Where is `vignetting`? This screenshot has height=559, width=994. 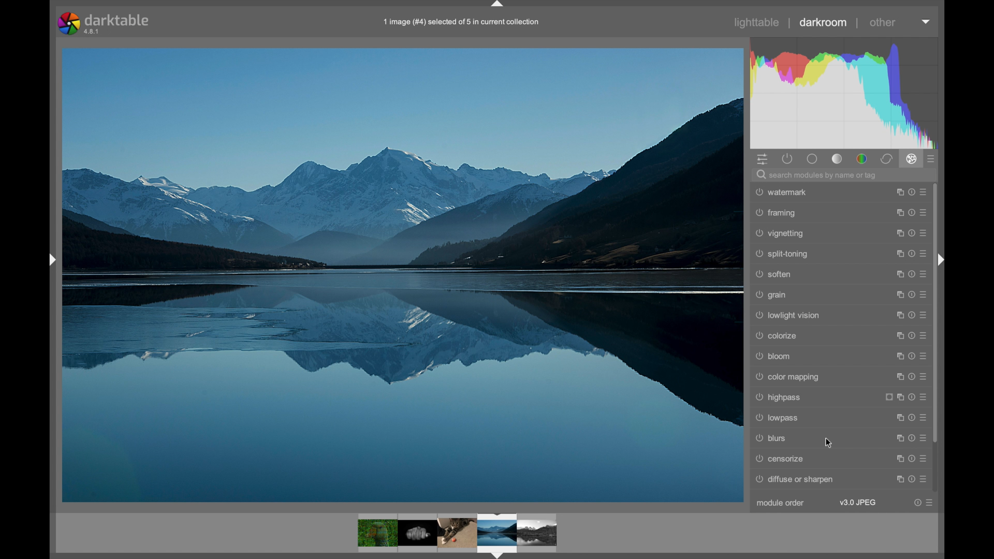
vignetting is located at coordinates (780, 233).